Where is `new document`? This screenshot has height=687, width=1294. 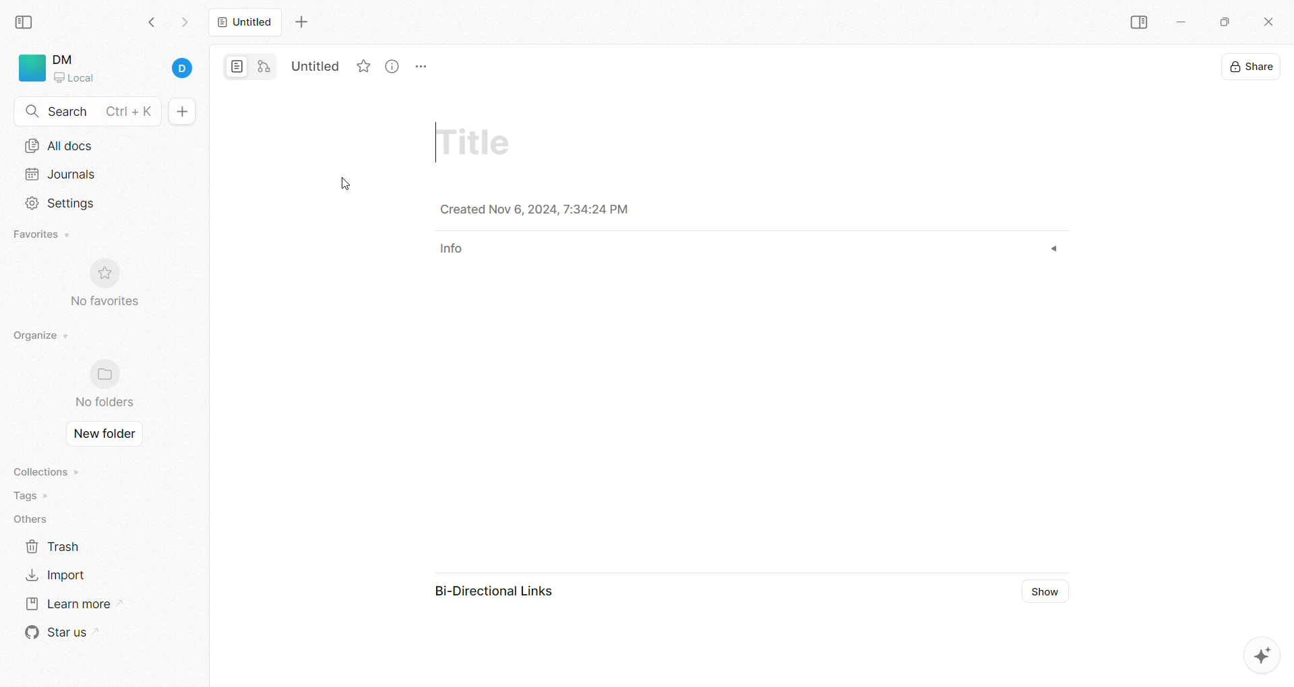
new document is located at coordinates (180, 112).